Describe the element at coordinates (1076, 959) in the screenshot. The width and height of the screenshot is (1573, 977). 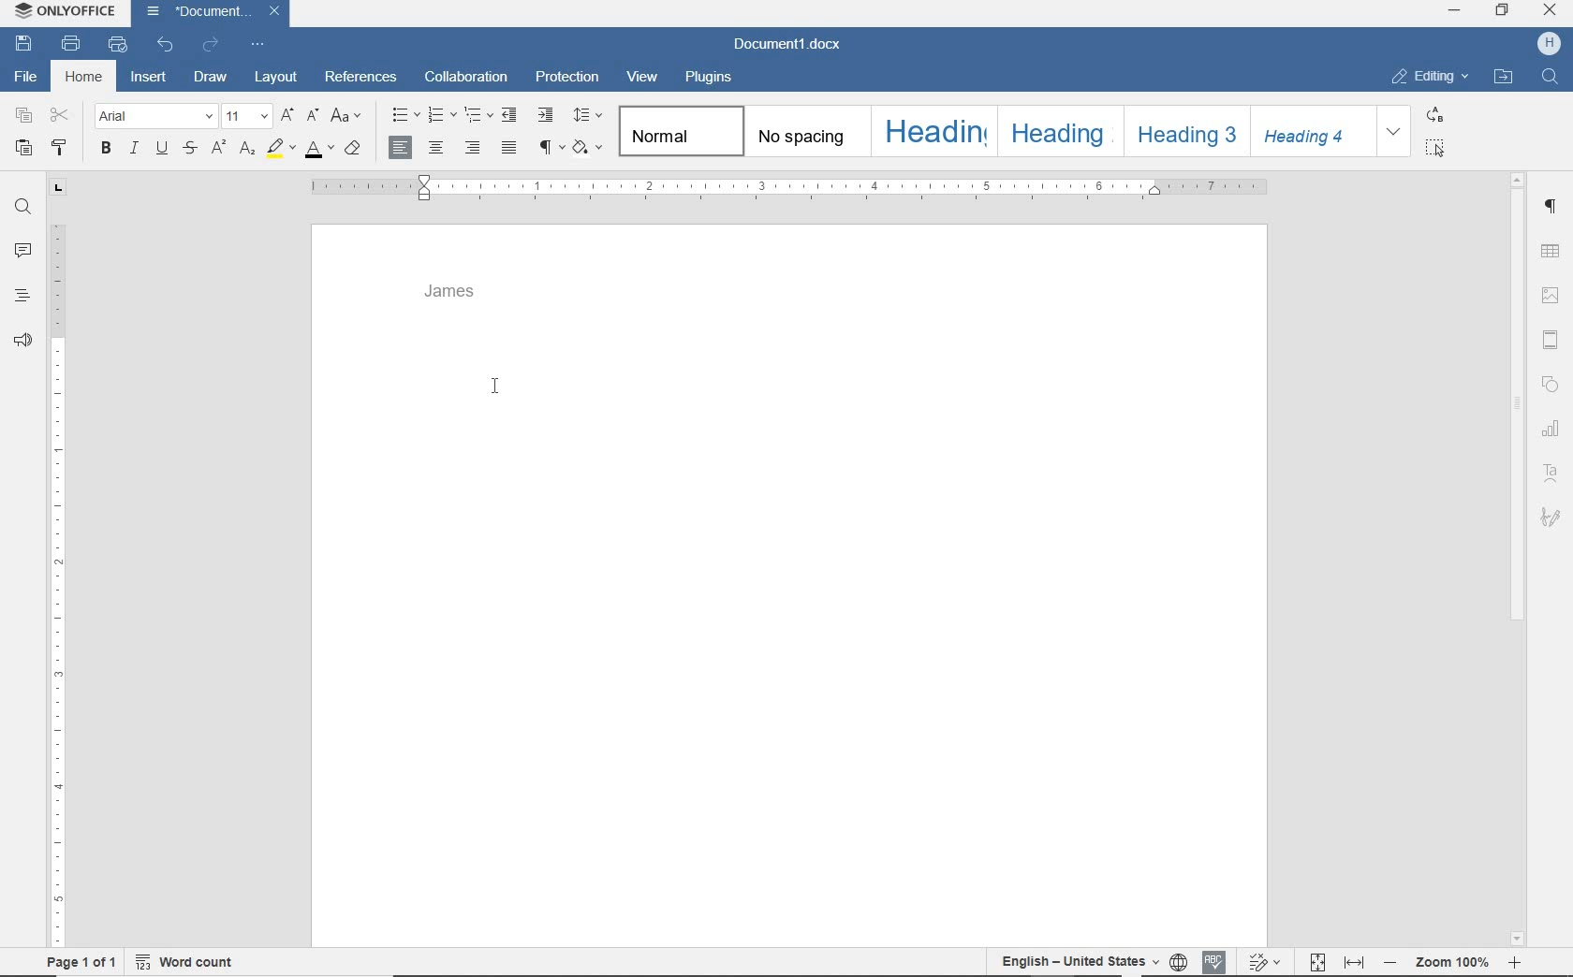
I see `text language` at that location.